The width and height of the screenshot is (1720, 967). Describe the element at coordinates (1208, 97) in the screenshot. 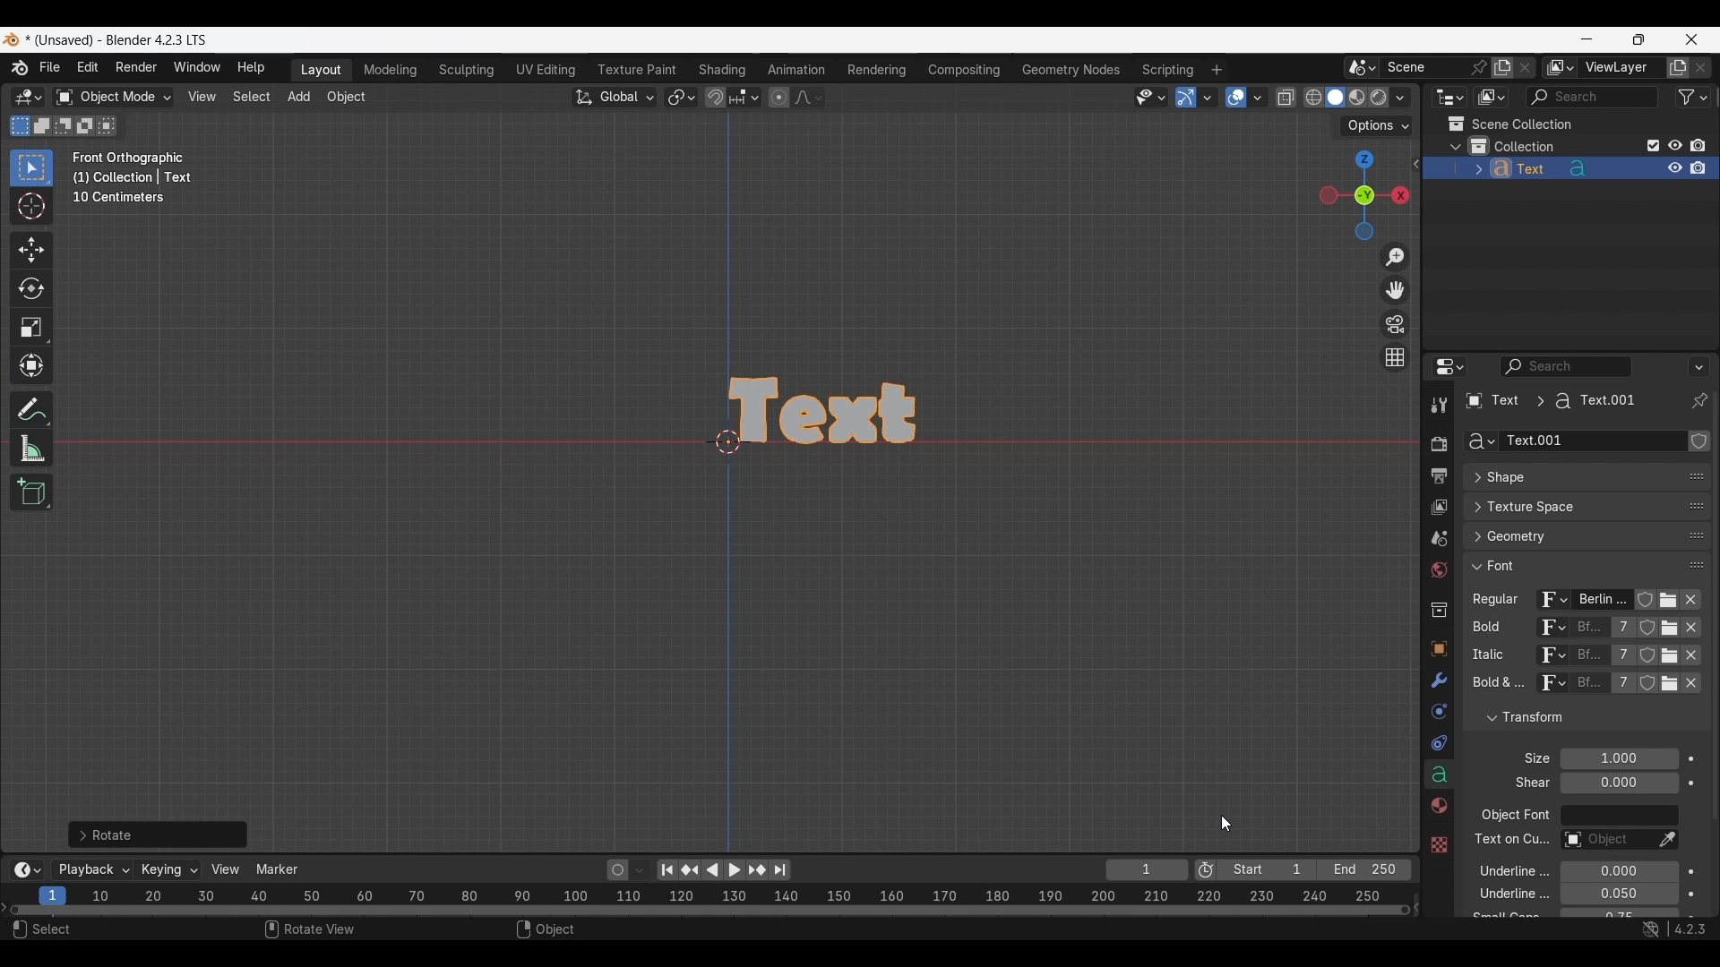

I see `Gizmos` at that location.